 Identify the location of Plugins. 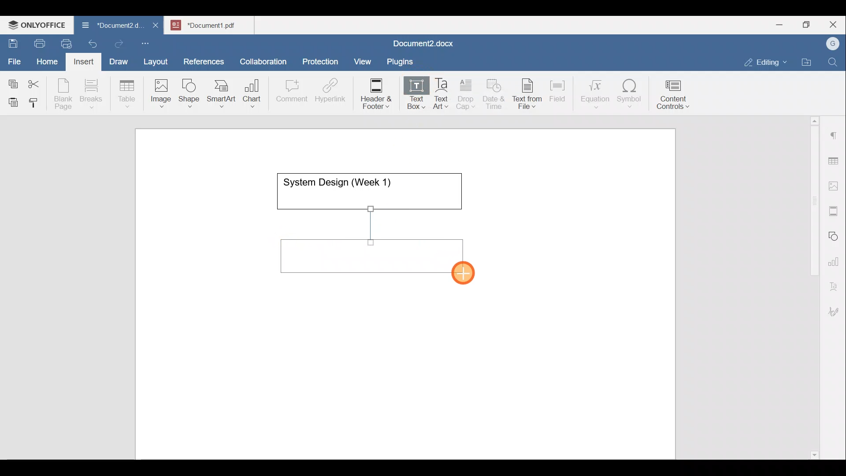
(403, 60).